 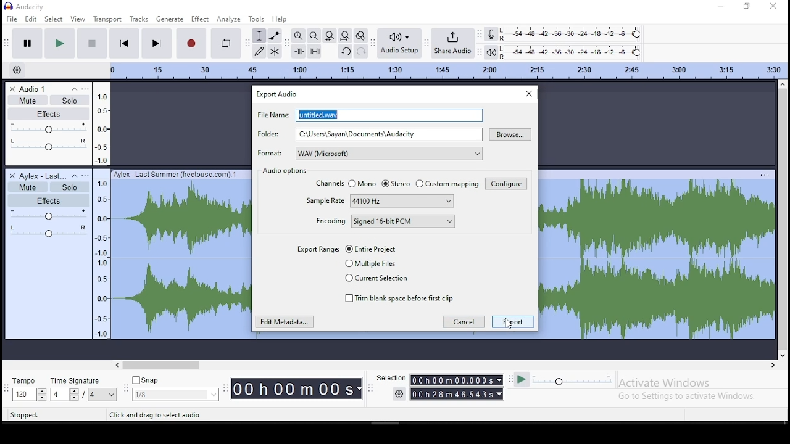 What do you see at coordinates (571, 33) in the screenshot?
I see `recording level` at bounding box center [571, 33].